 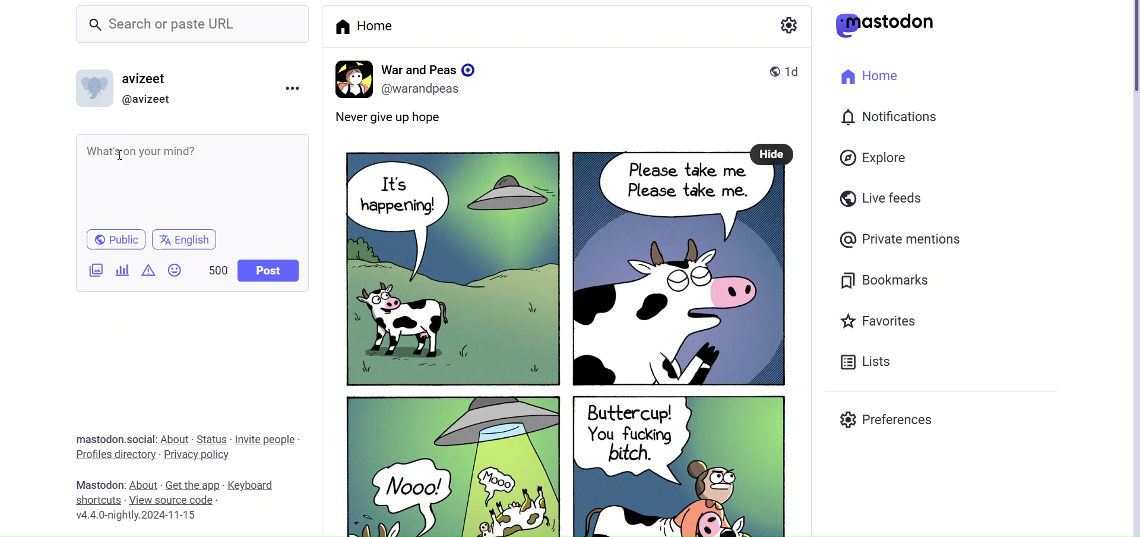 I want to click on Search or paste URL, so click(x=180, y=23).